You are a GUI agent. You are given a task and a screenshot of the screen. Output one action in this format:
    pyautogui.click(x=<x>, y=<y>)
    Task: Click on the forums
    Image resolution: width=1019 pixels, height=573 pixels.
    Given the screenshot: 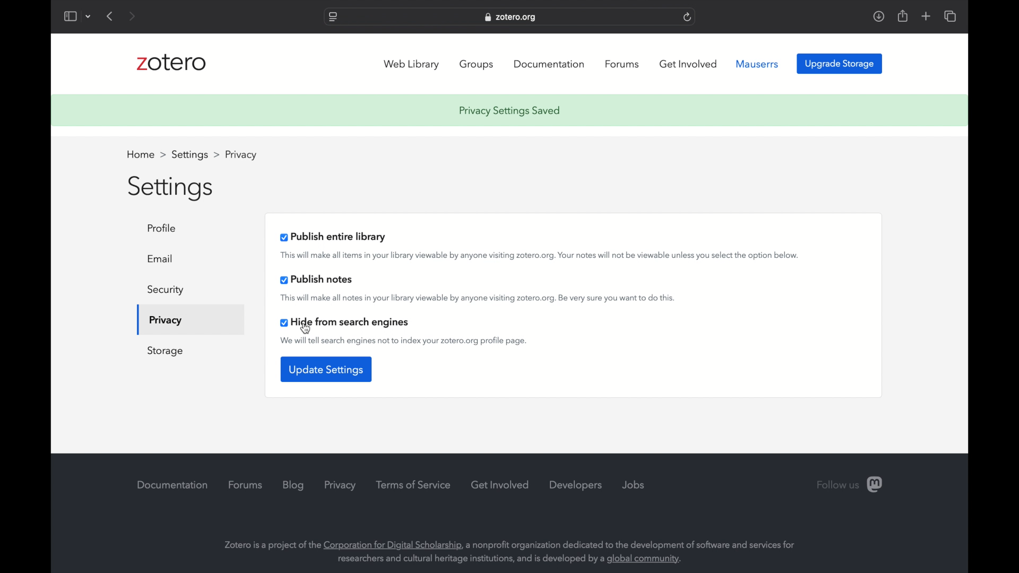 What is the action you would take?
    pyautogui.click(x=622, y=64)
    